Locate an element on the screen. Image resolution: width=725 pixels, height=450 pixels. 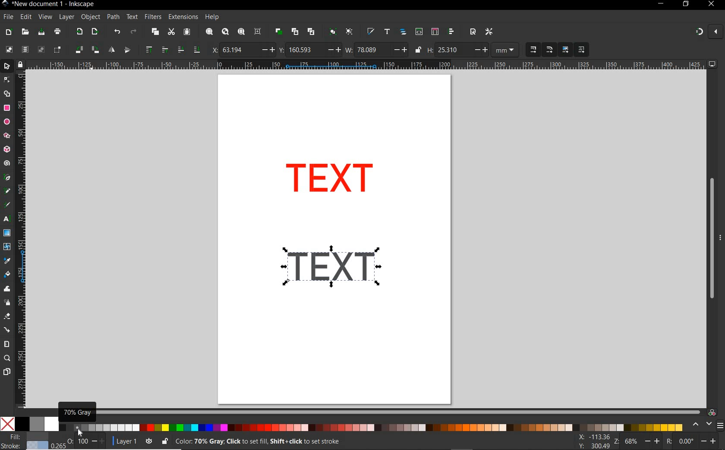
measure tool is located at coordinates (7, 344).